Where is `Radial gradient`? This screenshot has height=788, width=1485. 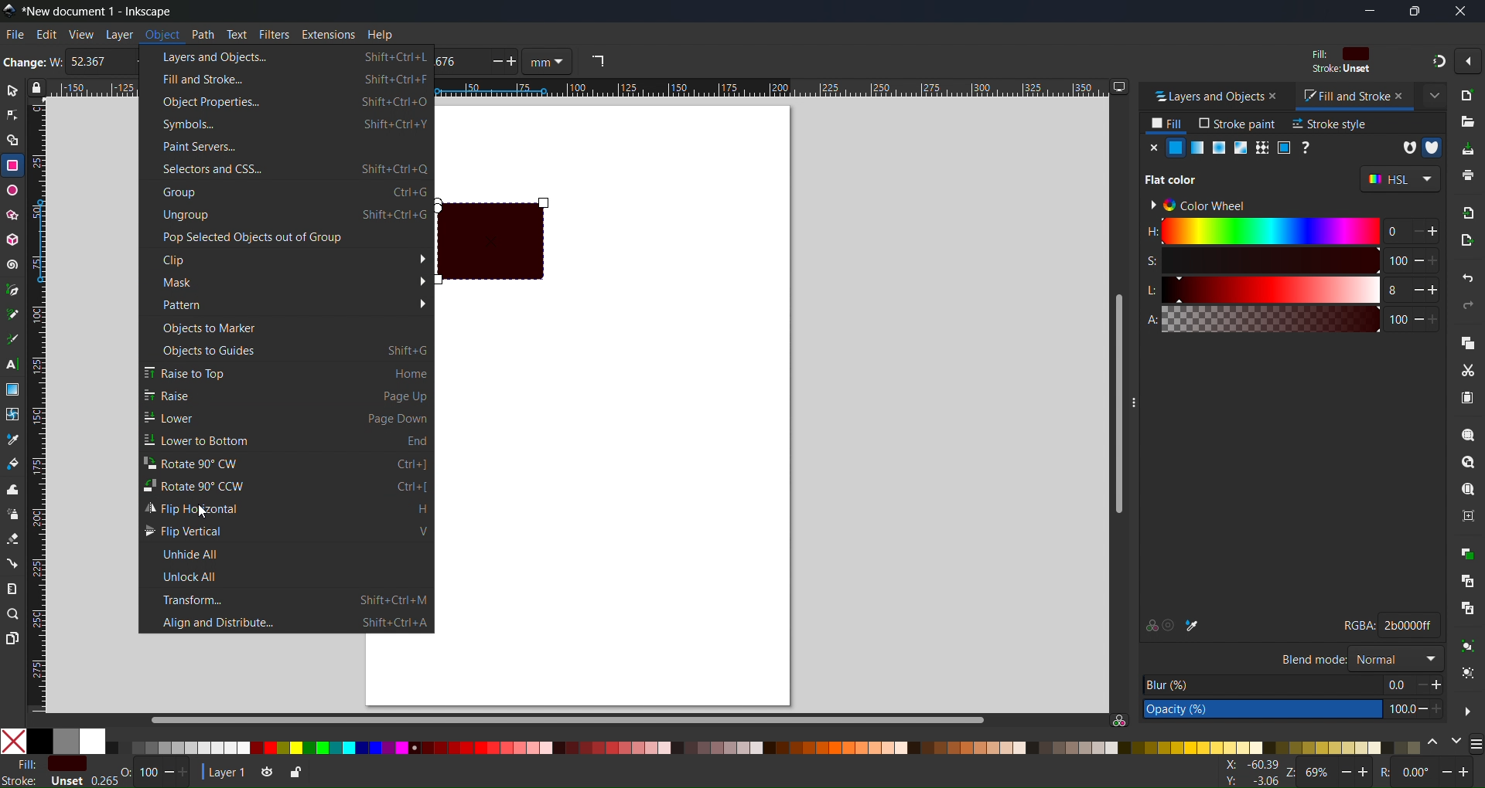
Radial gradient is located at coordinates (1217, 148).